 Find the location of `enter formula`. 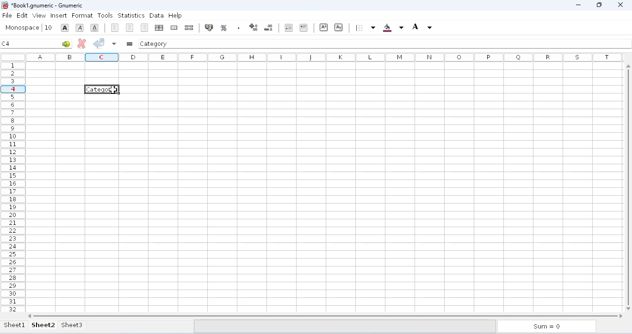

enter formula is located at coordinates (130, 44).